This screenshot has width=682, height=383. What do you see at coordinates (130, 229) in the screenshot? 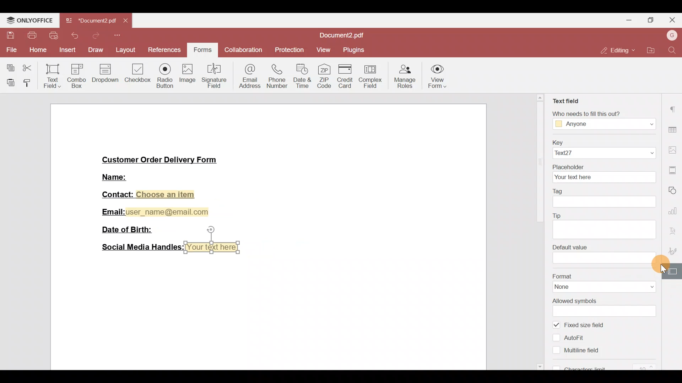
I see `Date of Birth:` at bounding box center [130, 229].